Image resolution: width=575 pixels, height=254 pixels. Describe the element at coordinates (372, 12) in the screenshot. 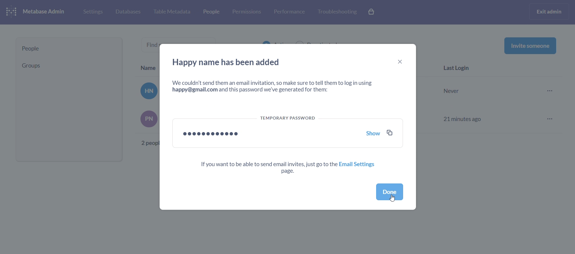

I see `explore paid features` at that location.